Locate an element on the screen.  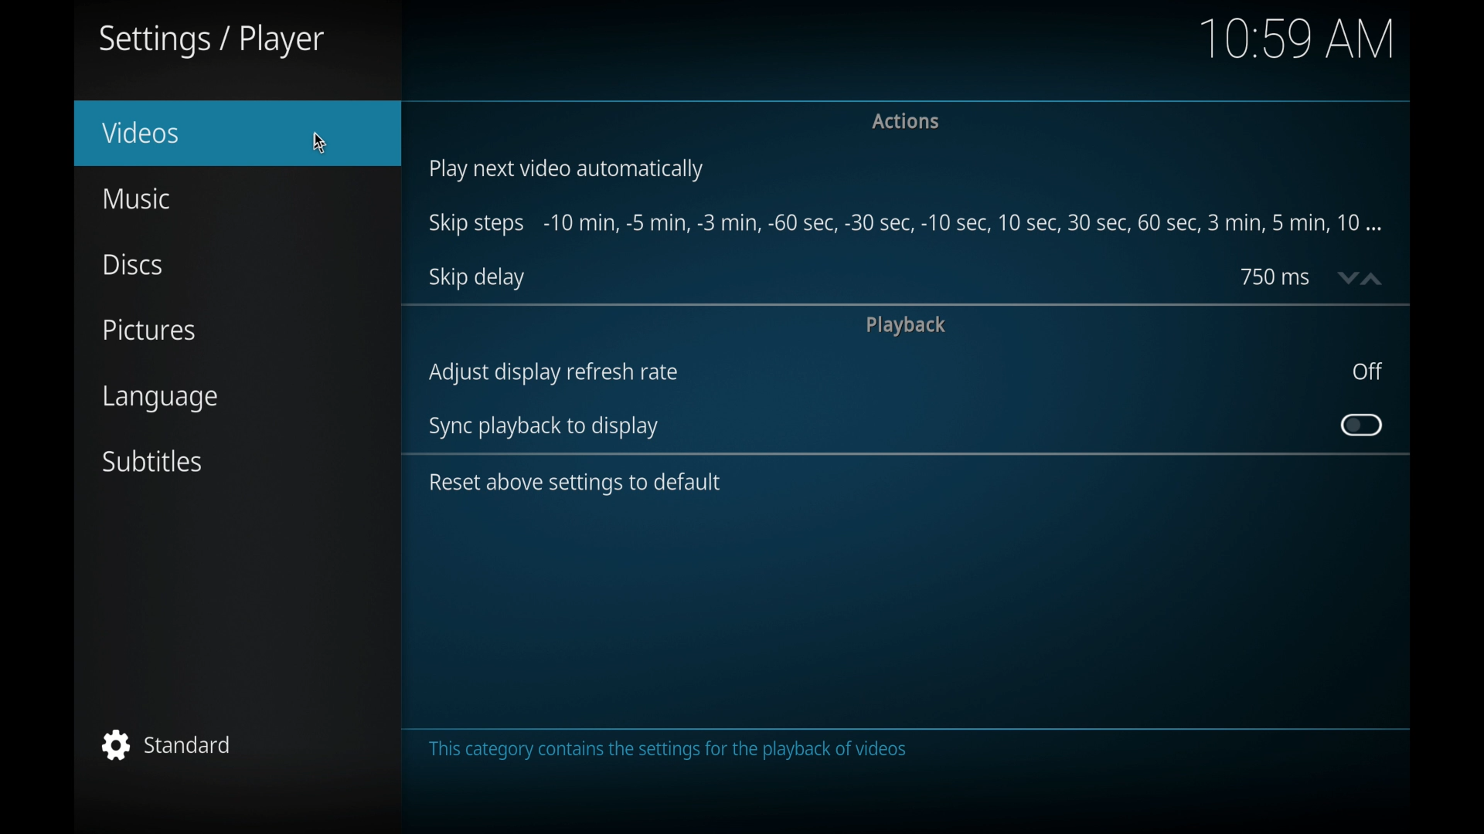
skip steps -10 min, -5 min-, -3 min- 60 sec-,5 min,10 min is located at coordinates (900, 227).